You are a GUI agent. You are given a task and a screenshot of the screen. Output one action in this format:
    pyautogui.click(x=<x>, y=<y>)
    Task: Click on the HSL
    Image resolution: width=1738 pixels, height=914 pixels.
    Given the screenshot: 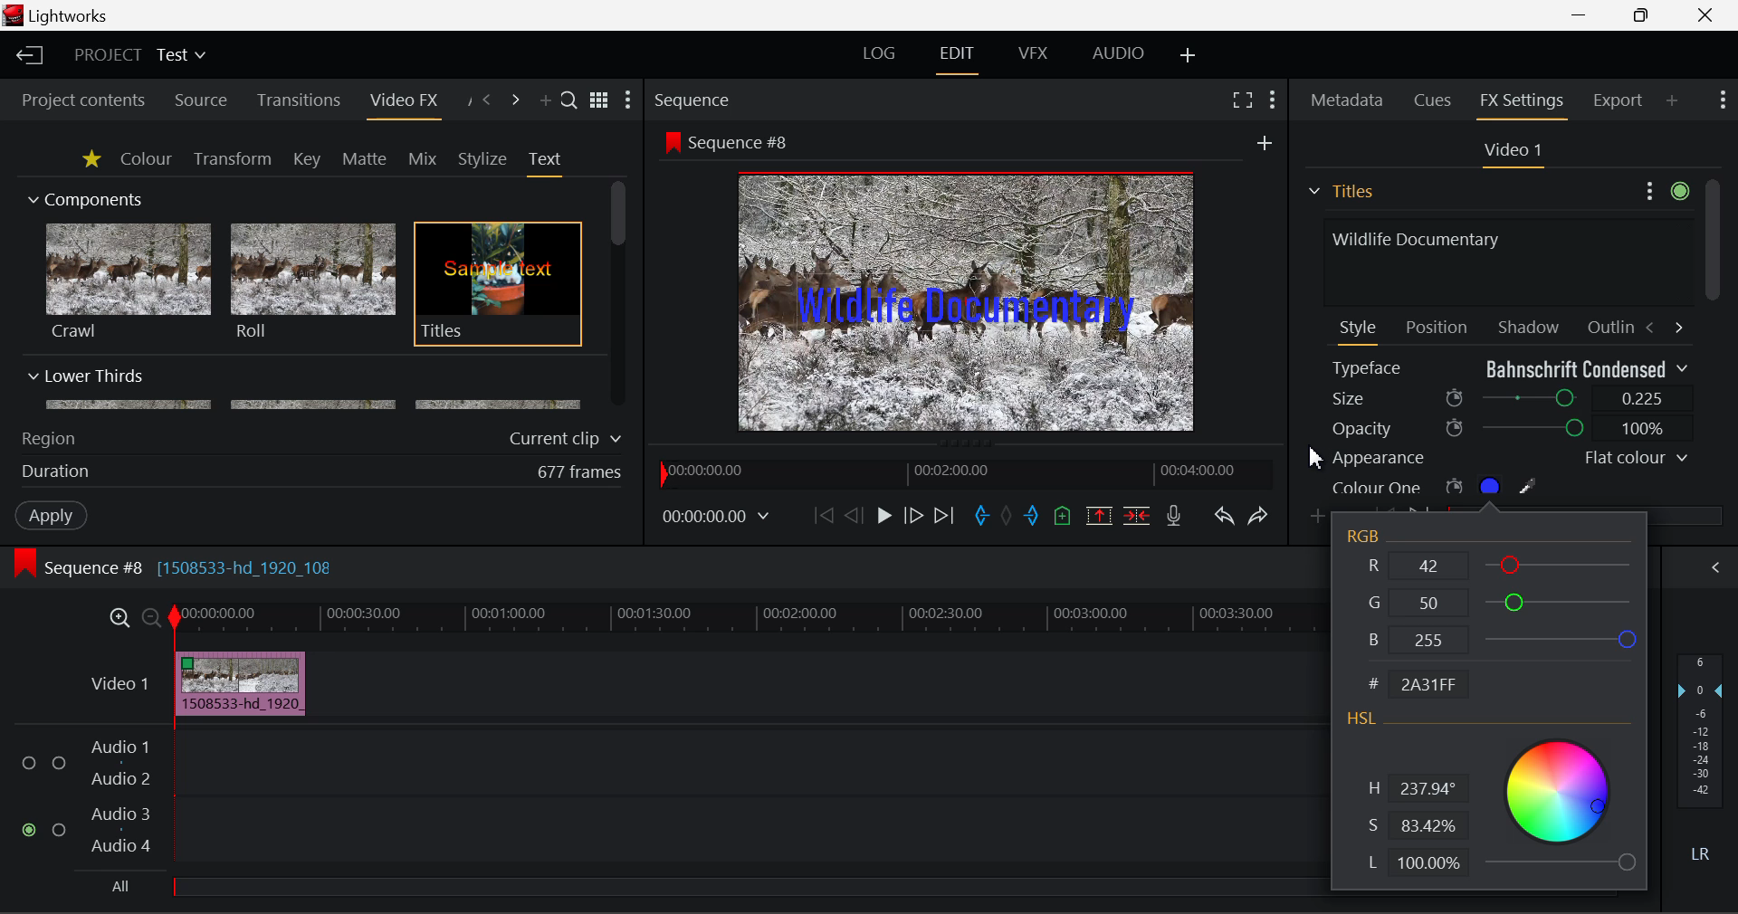 What is the action you would take?
    pyautogui.click(x=1362, y=720)
    